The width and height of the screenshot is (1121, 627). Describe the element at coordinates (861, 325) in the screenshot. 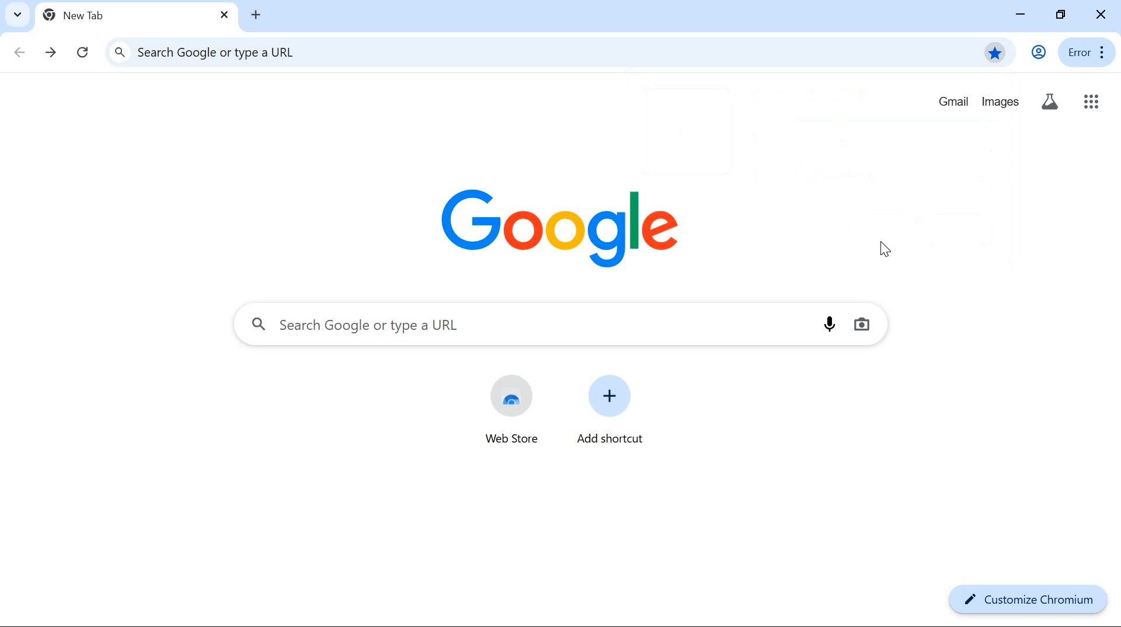

I see `image search` at that location.